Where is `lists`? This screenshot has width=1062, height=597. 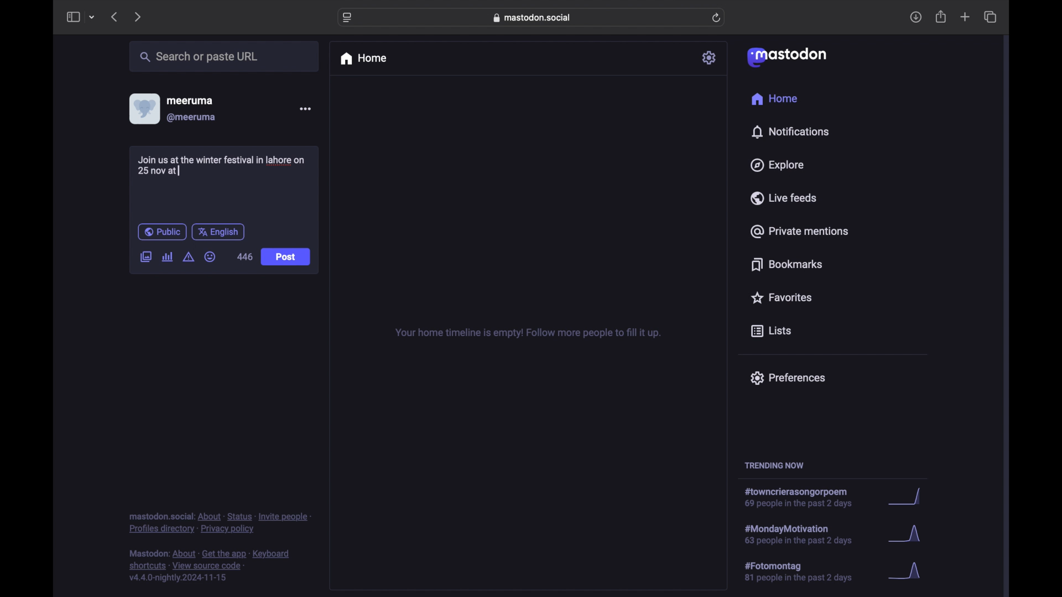
lists is located at coordinates (771, 332).